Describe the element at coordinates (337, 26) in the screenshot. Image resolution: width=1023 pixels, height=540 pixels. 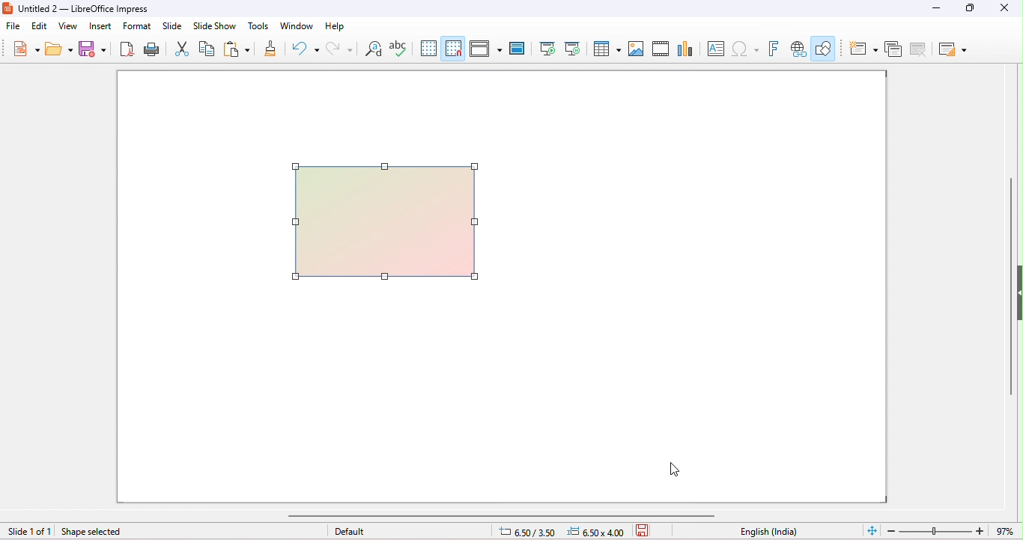
I see `help` at that location.